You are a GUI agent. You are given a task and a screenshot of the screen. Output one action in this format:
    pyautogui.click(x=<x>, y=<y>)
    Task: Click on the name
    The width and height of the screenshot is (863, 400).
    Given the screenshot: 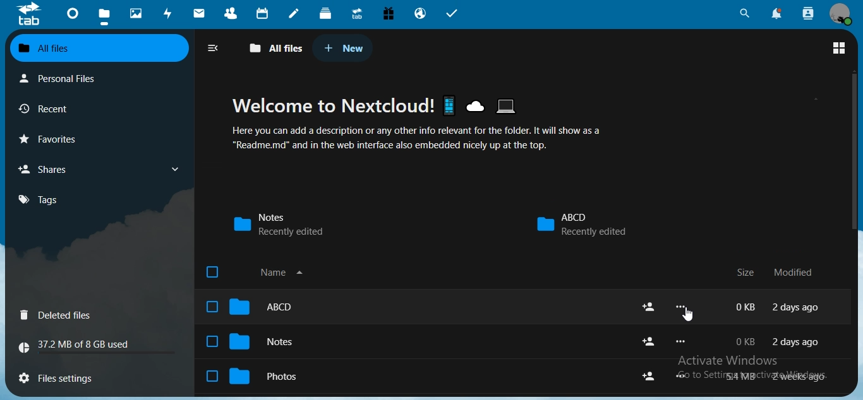 What is the action you would take?
    pyautogui.click(x=258, y=273)
    